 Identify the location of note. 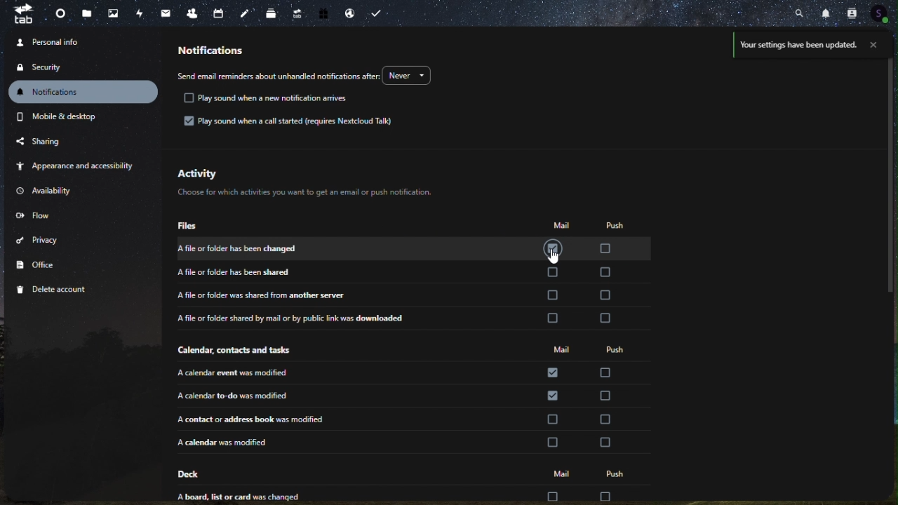
(246, 12).